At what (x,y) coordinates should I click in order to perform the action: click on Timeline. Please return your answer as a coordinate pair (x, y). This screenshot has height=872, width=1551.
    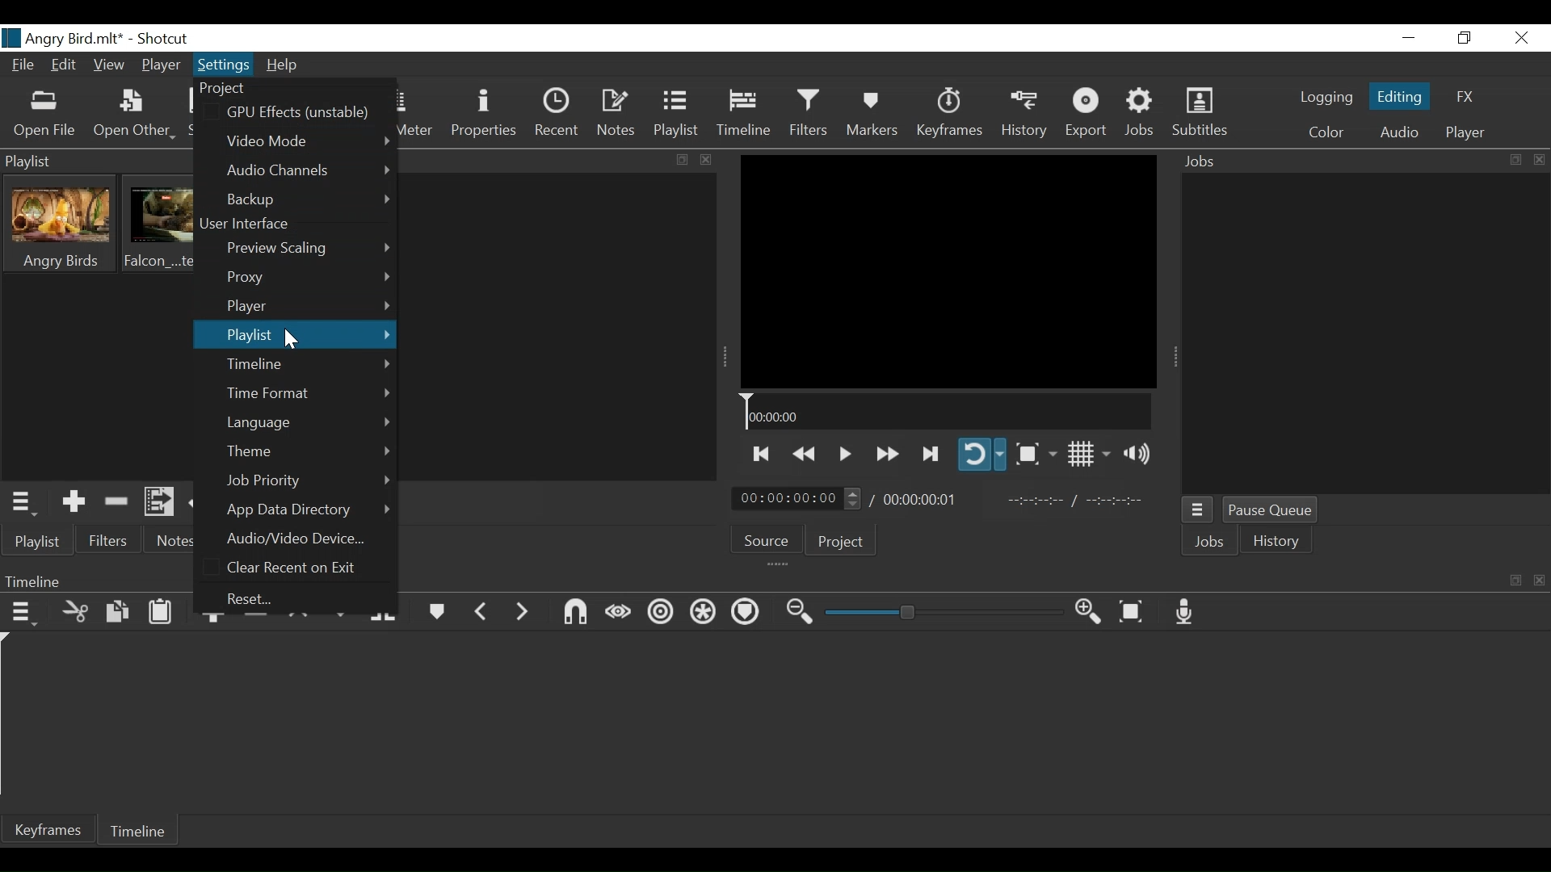
    Looking at the image, I should click on (309, 365).